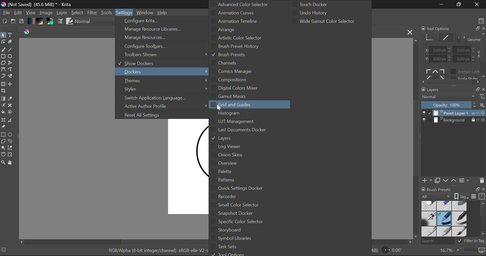 The image size is (486, 256). Describe the element at coordinates (31, 13) in the screenshot. I see `View` at that location.